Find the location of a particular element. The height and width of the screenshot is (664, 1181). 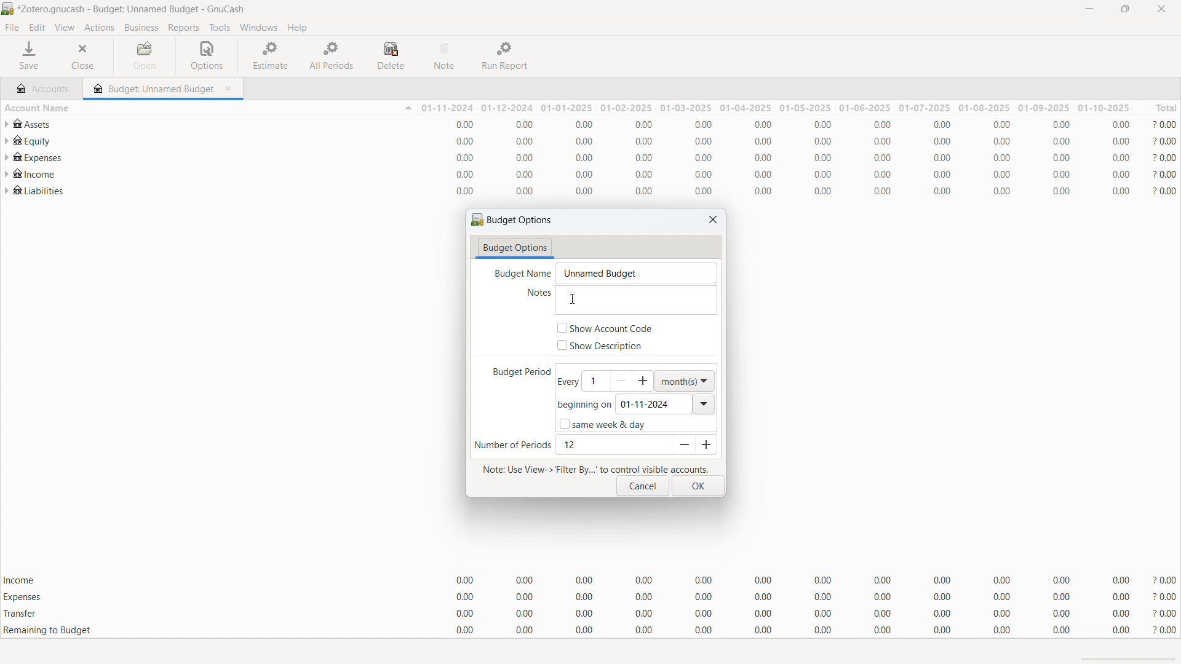

all periods is located at coordinates (332, 55).